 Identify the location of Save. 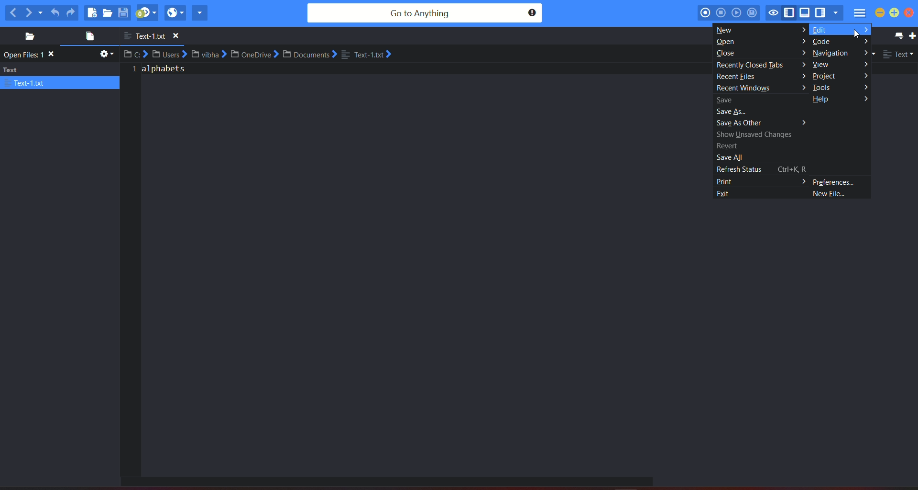
(728, 99).